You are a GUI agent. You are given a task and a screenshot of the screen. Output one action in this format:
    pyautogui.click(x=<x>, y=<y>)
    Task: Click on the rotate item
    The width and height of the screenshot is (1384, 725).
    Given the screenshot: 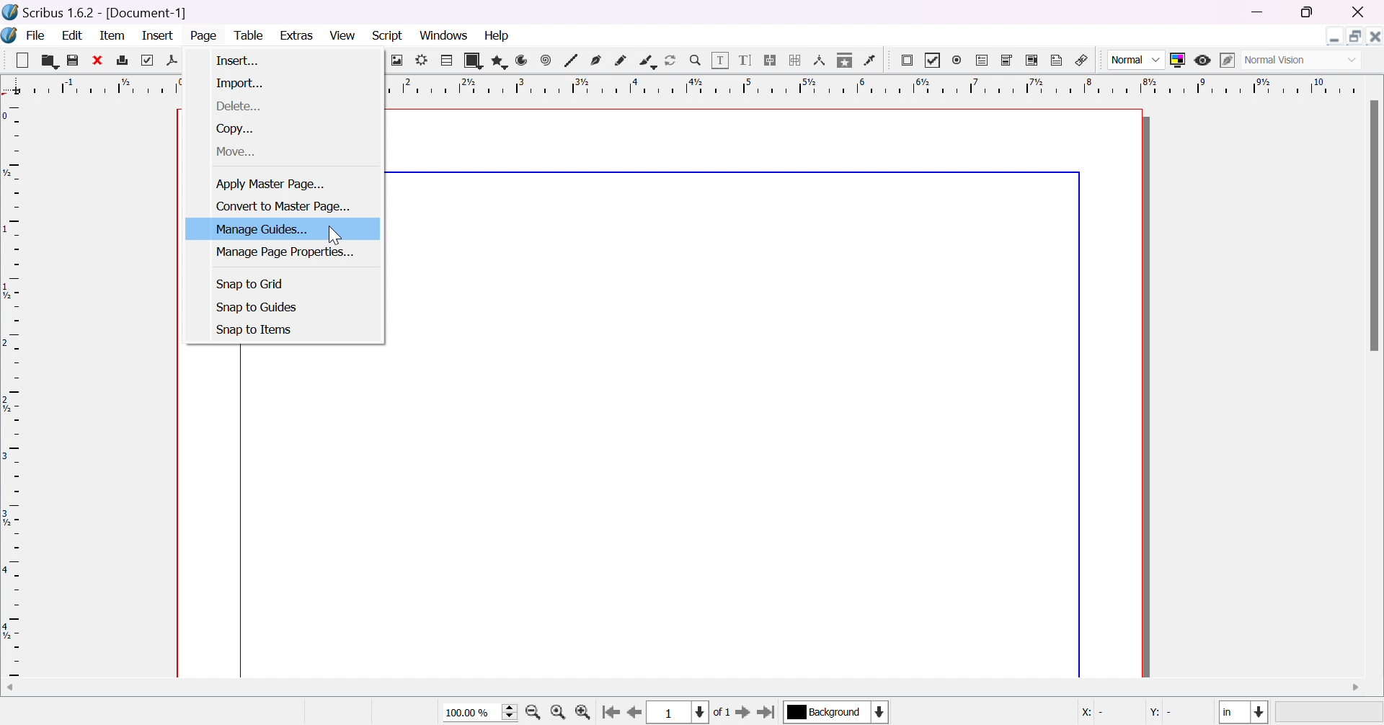 What is the action you would take?
    pyautogui.click(x=670, y=61)
    